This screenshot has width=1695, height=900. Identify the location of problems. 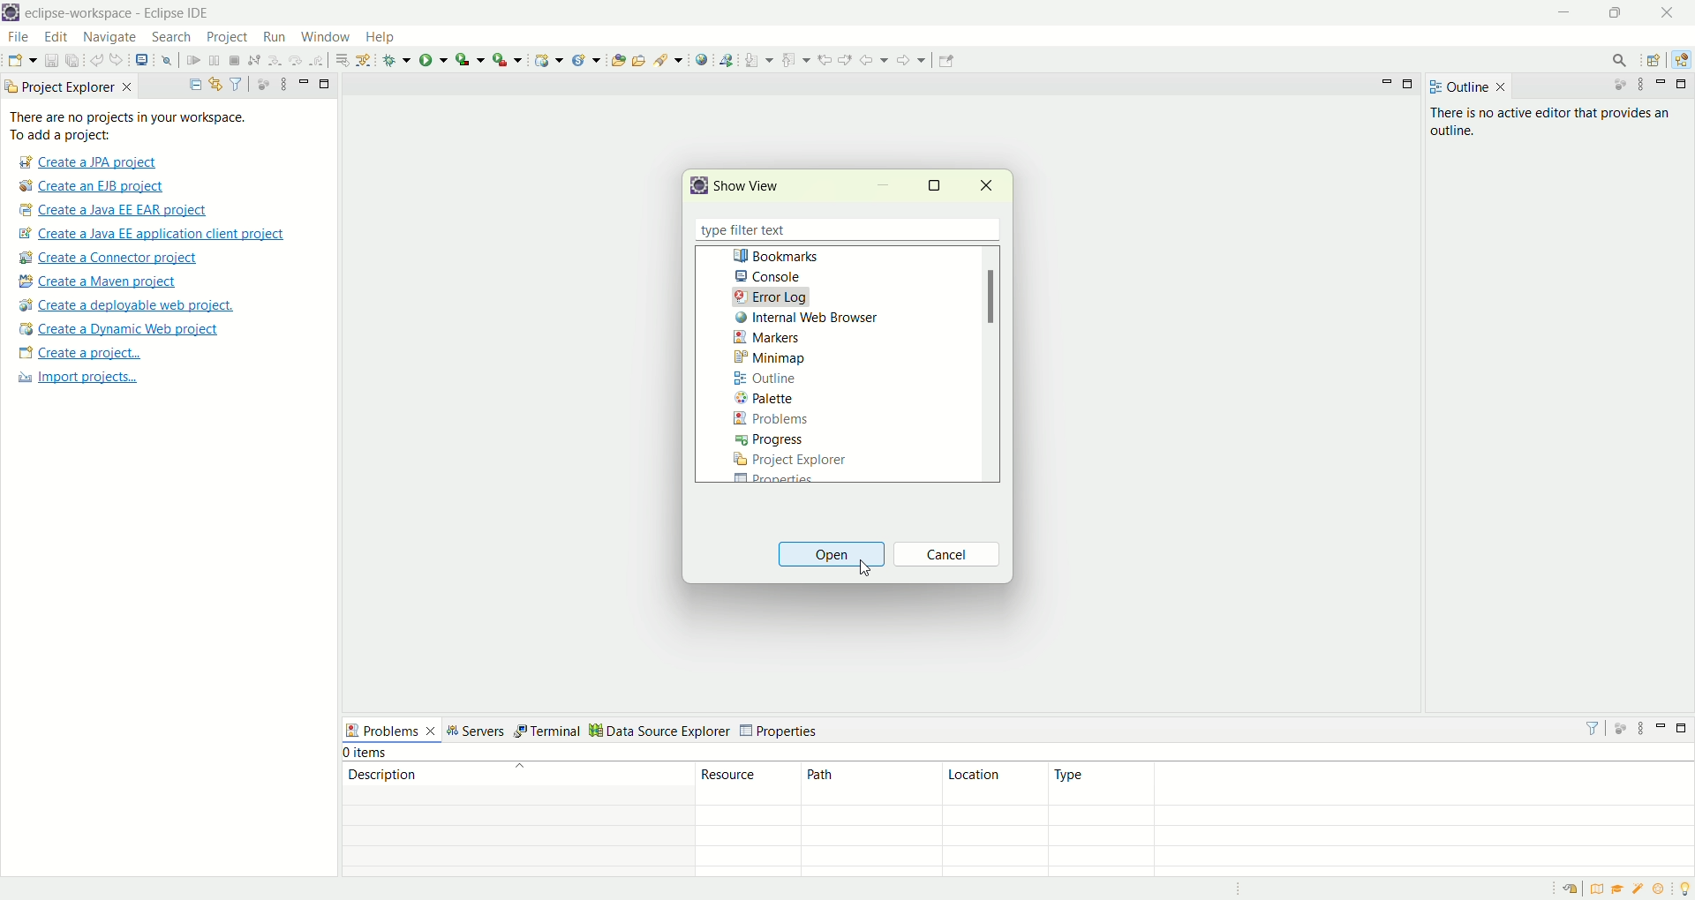
(772, 419).